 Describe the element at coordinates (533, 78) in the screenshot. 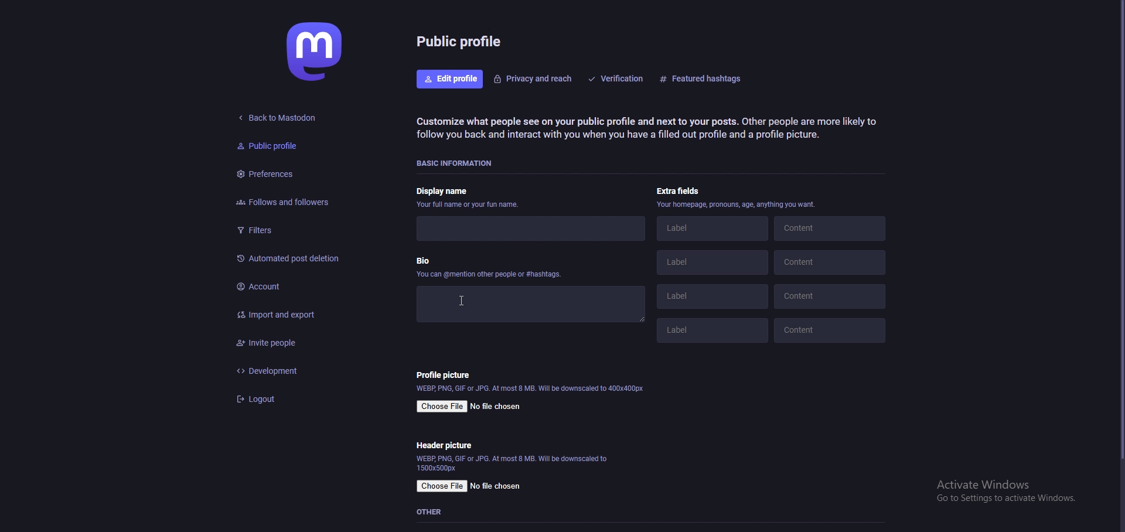

I see `privacy and reach` at that location.